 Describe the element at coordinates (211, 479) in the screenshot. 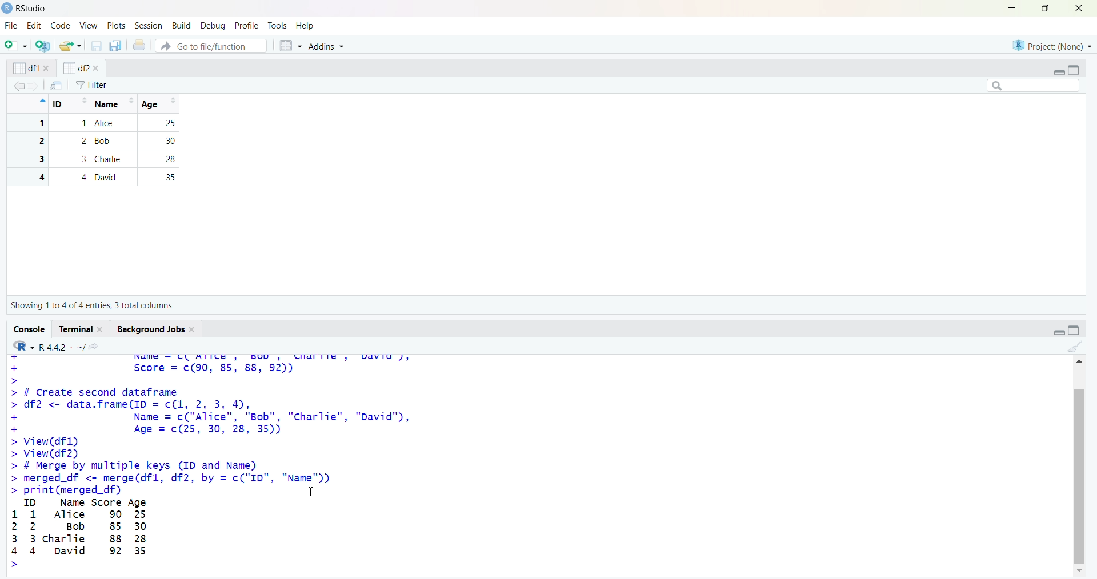

I see `> # Create second dataframe

> df2 <- data.frame(ID = c(1, 2, 3, 4),

+ Name = c("Alice", "Bob", "Charlie", "David"),

+ Age = c(25, 30, 28, 35))

> View(dfl)

> View(df2)

> # Merge by multiple keys (ID and Name)

> merged_df <- merge(dfl, df2, by = c("ID", "Name"))

> print(merged_df) 1
ID Name Score Age

1 1 Alice 90 25

2 2 Bob 85 30

3 3 charlie 88 28

4 4 David 92 35

>` at that location.